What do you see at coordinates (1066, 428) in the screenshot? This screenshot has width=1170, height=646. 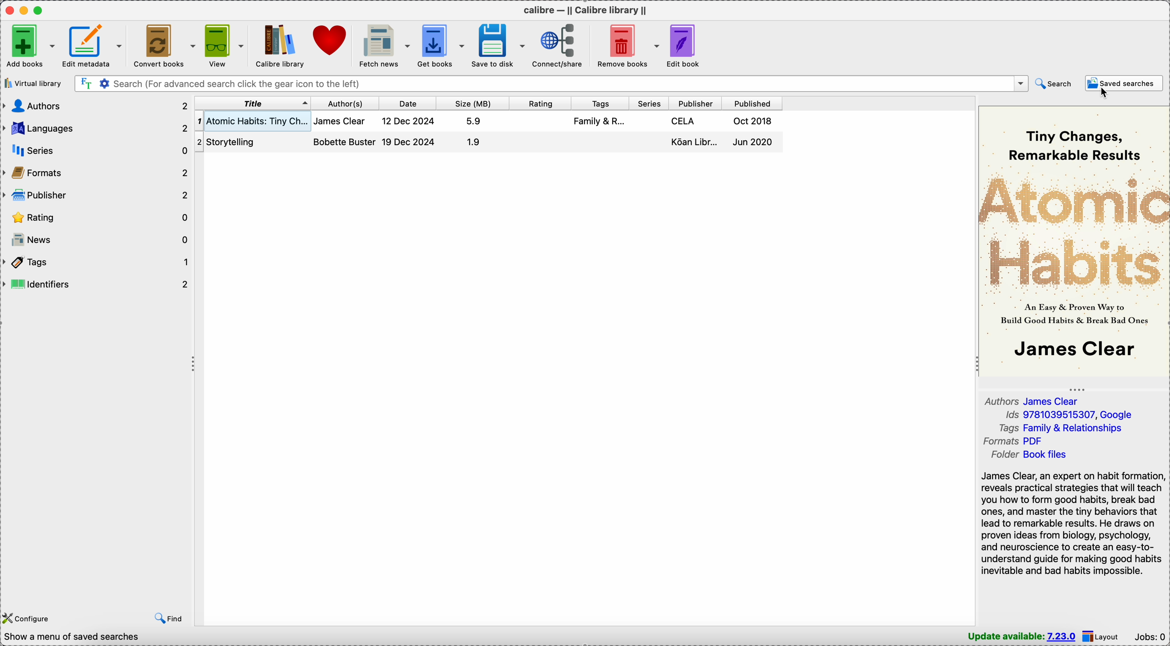 I see `tags: family & relationships` at bounding box center [1066, 428].